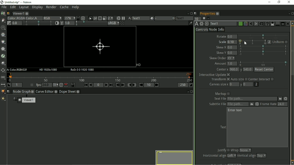  I want to click on Layout, so click(23, 8).